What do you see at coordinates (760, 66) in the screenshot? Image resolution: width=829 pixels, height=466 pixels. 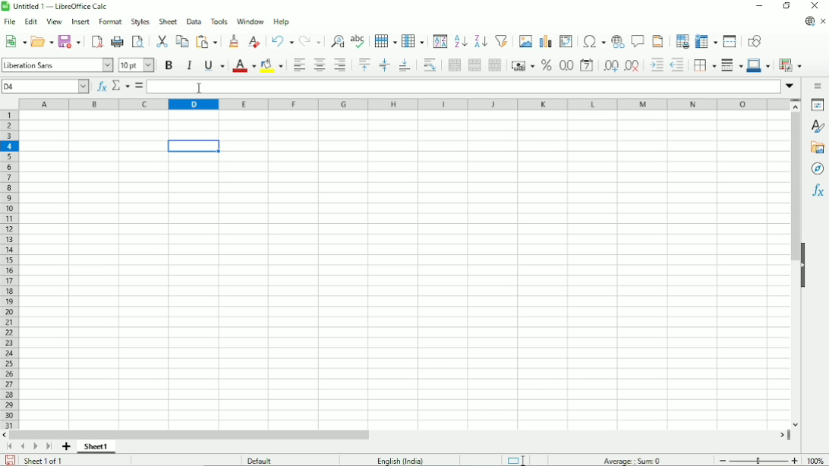 I see `Border color` at bounding box center [760, 66].